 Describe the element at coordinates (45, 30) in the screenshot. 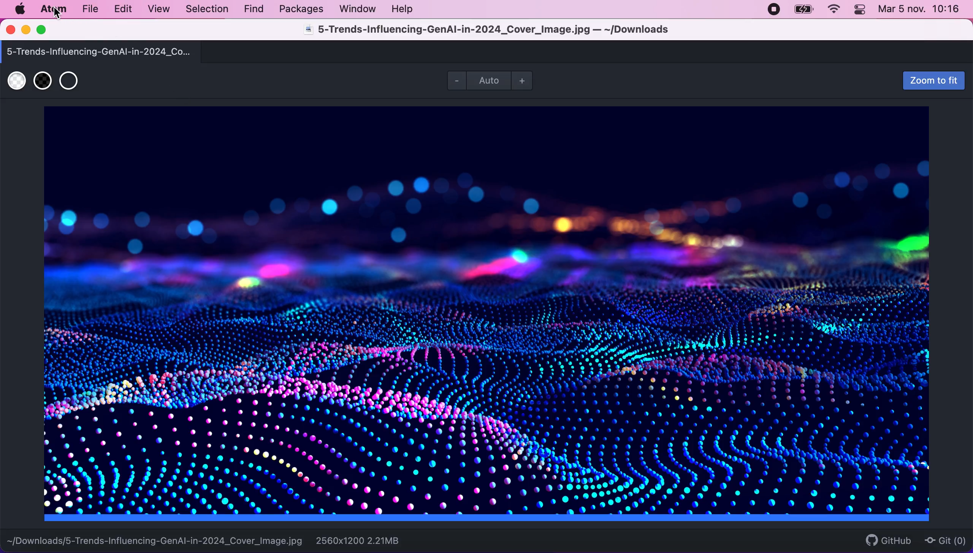

I see `maximize` at that location.